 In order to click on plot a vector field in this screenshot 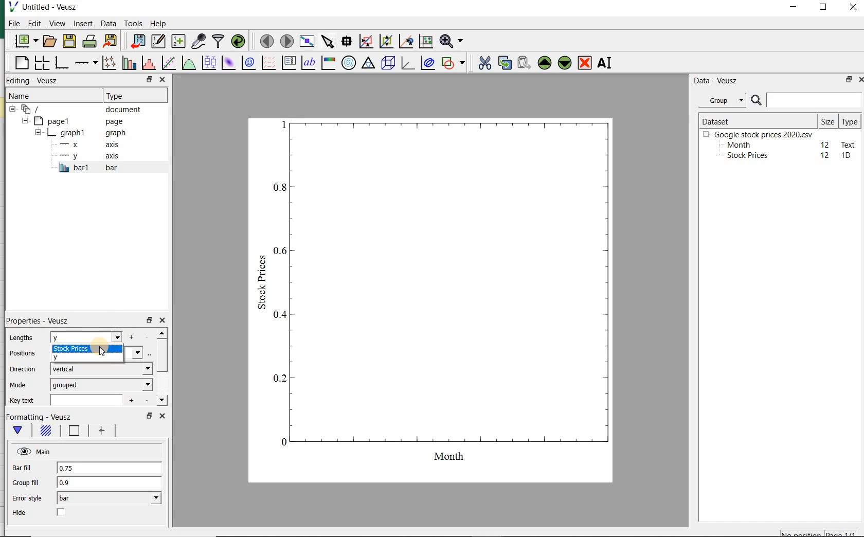, I will do `click(267, 64)`.